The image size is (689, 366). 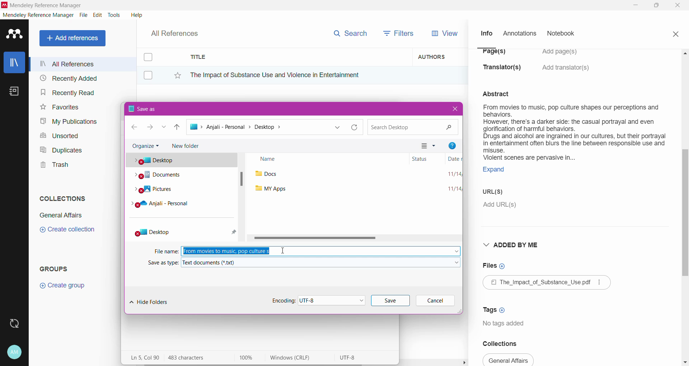 I want to click on Tools, so click(x=114, y=15).